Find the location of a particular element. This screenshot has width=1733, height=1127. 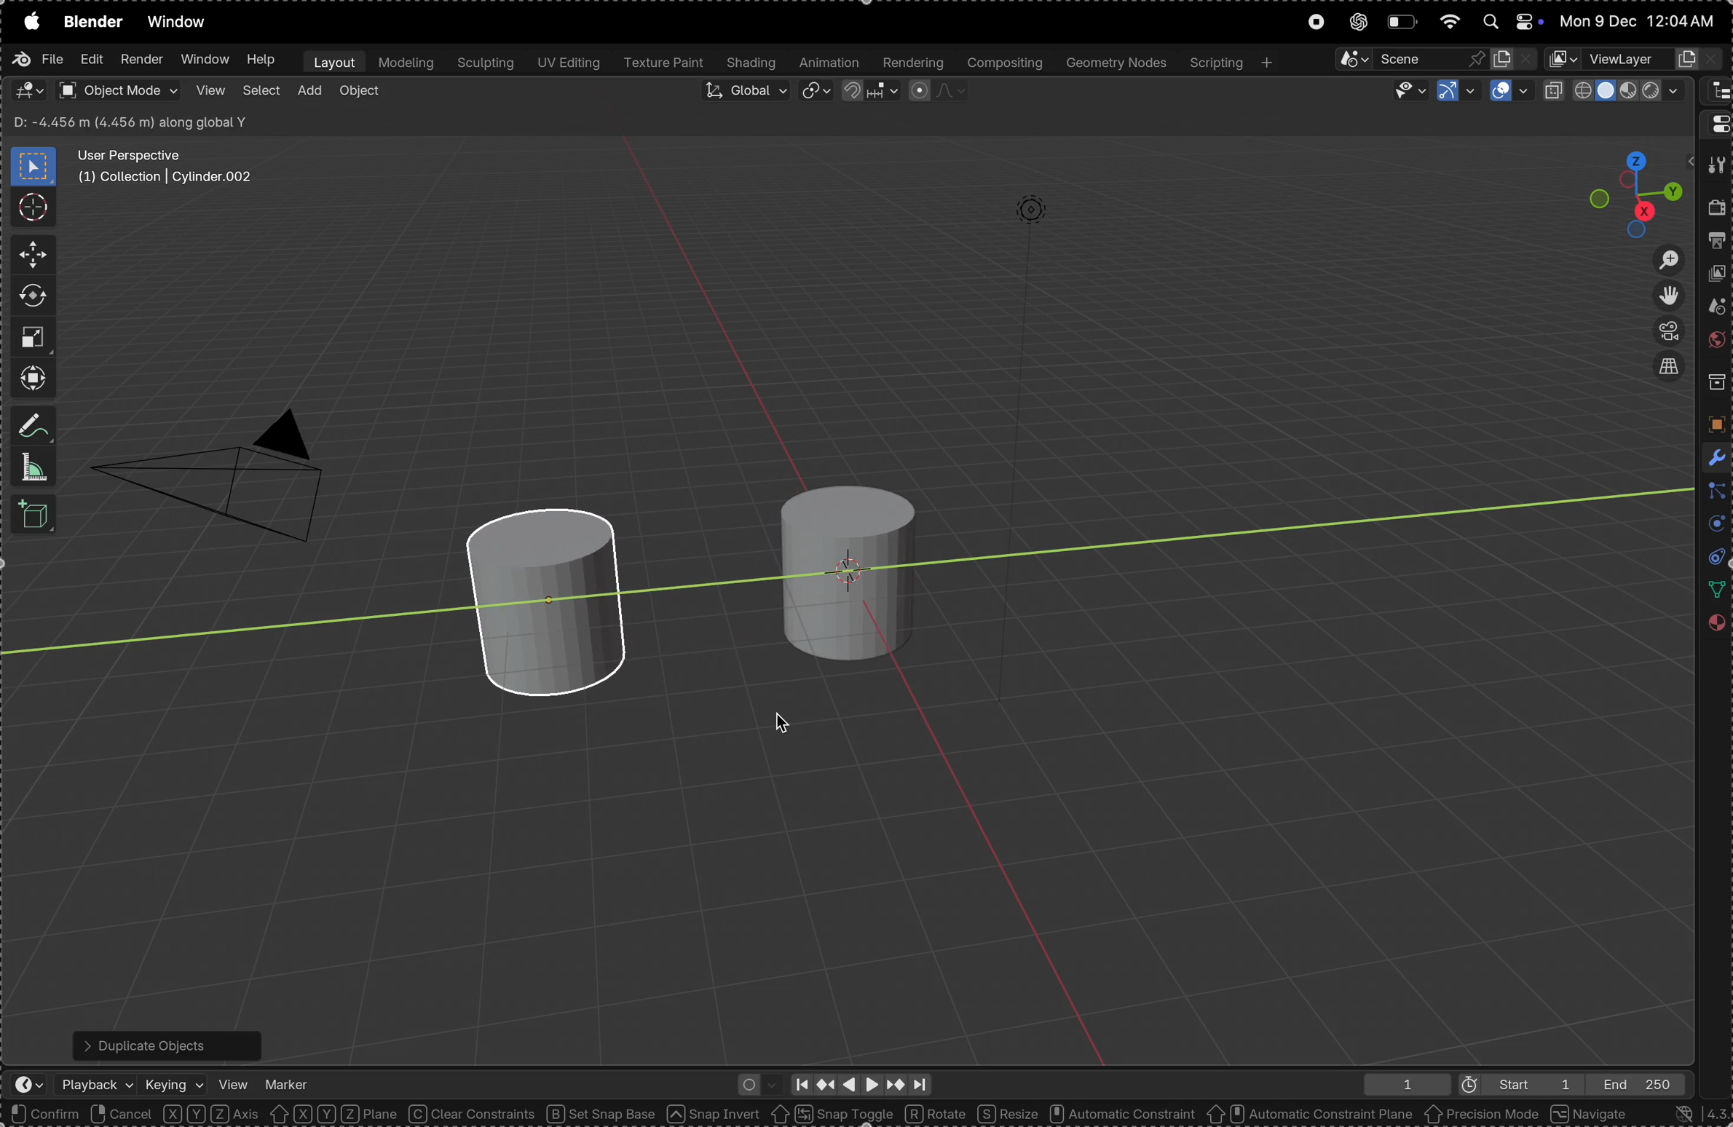

Sculptiing is located at coordinates (484, 63).